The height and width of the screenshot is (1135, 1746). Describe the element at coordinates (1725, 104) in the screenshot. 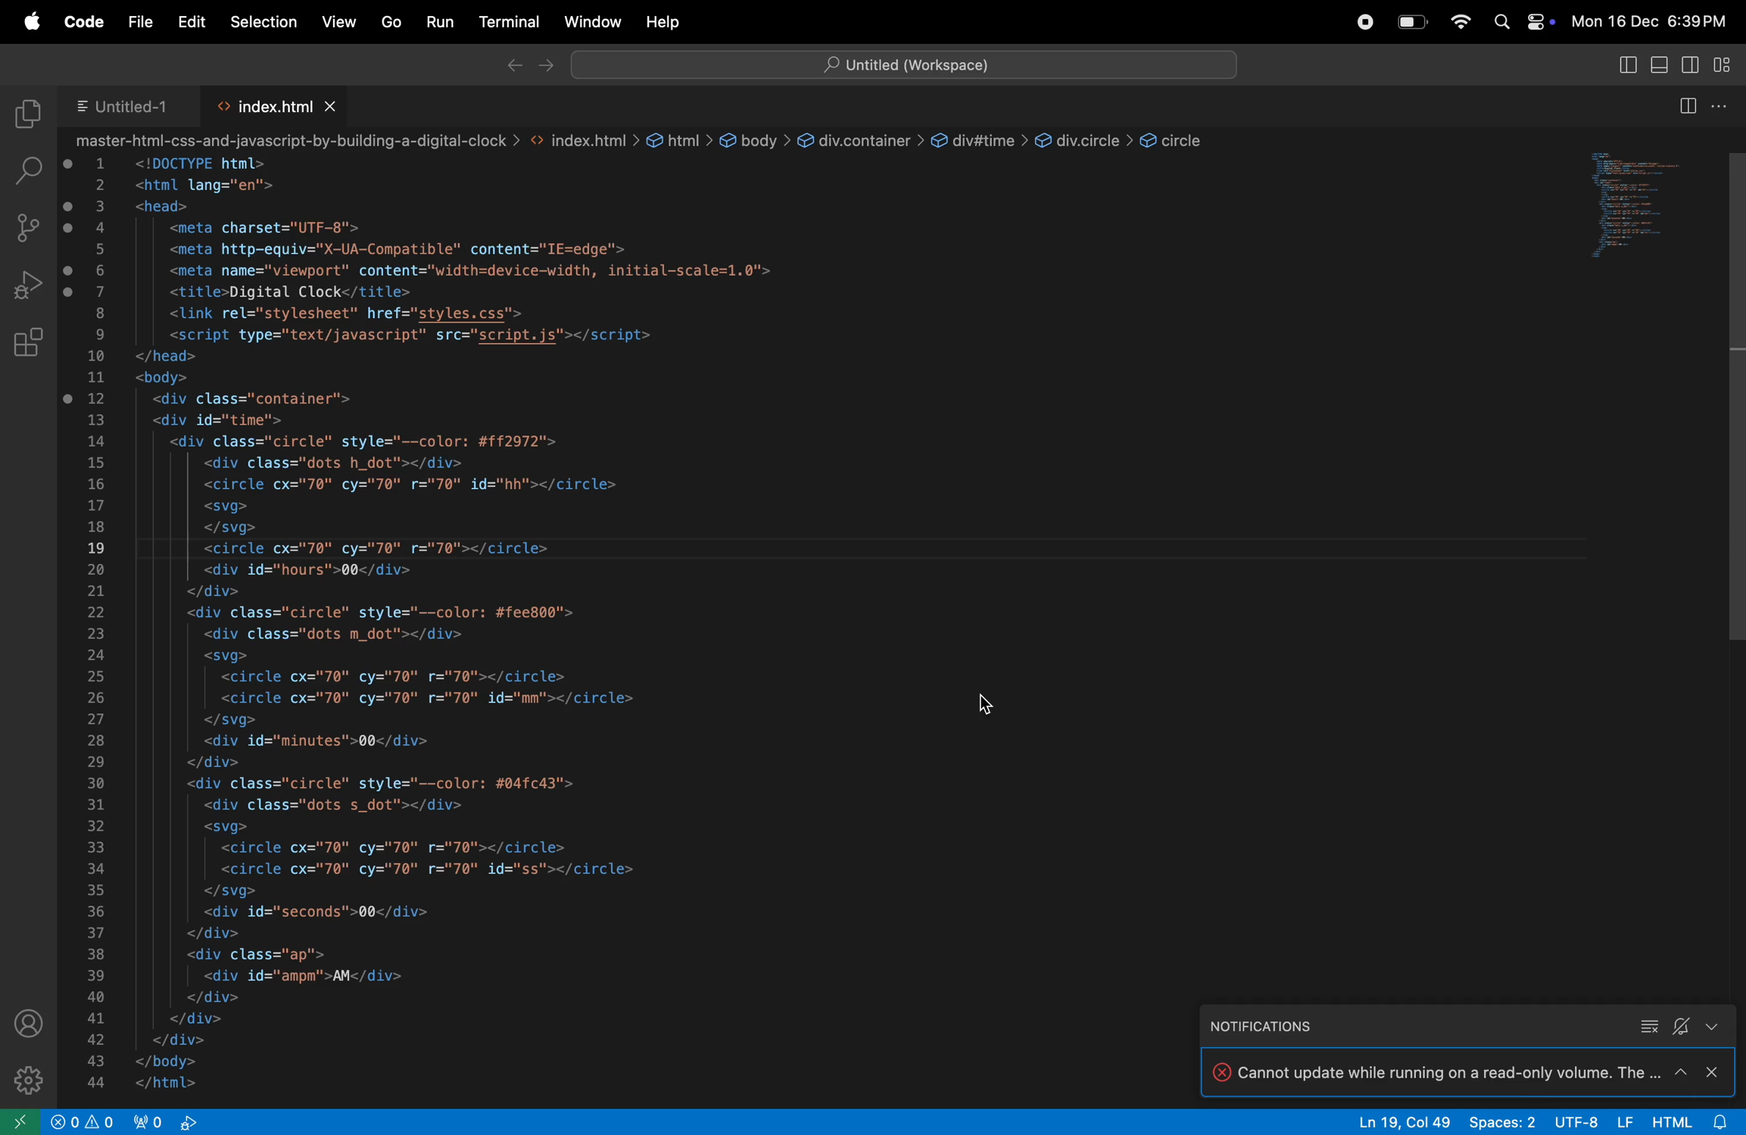

I see `options` at that location.